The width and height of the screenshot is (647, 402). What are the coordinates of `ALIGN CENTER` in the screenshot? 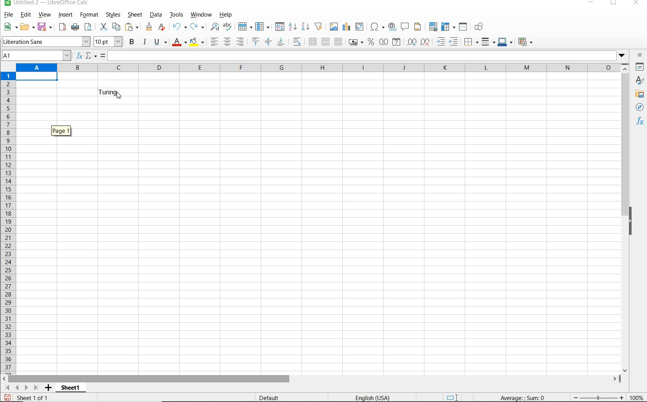 It's located at (228, 42).